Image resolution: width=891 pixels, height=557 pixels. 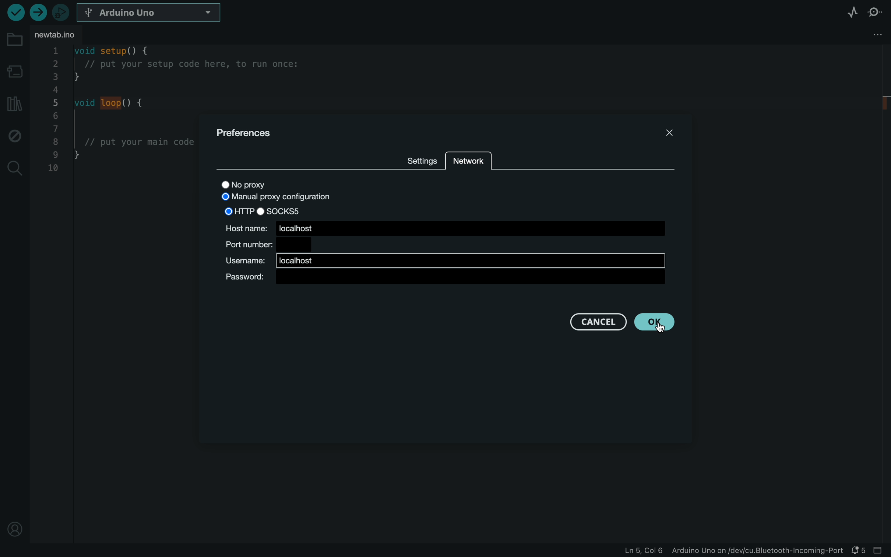 I want to click on host name, so click(x=445, y=227).